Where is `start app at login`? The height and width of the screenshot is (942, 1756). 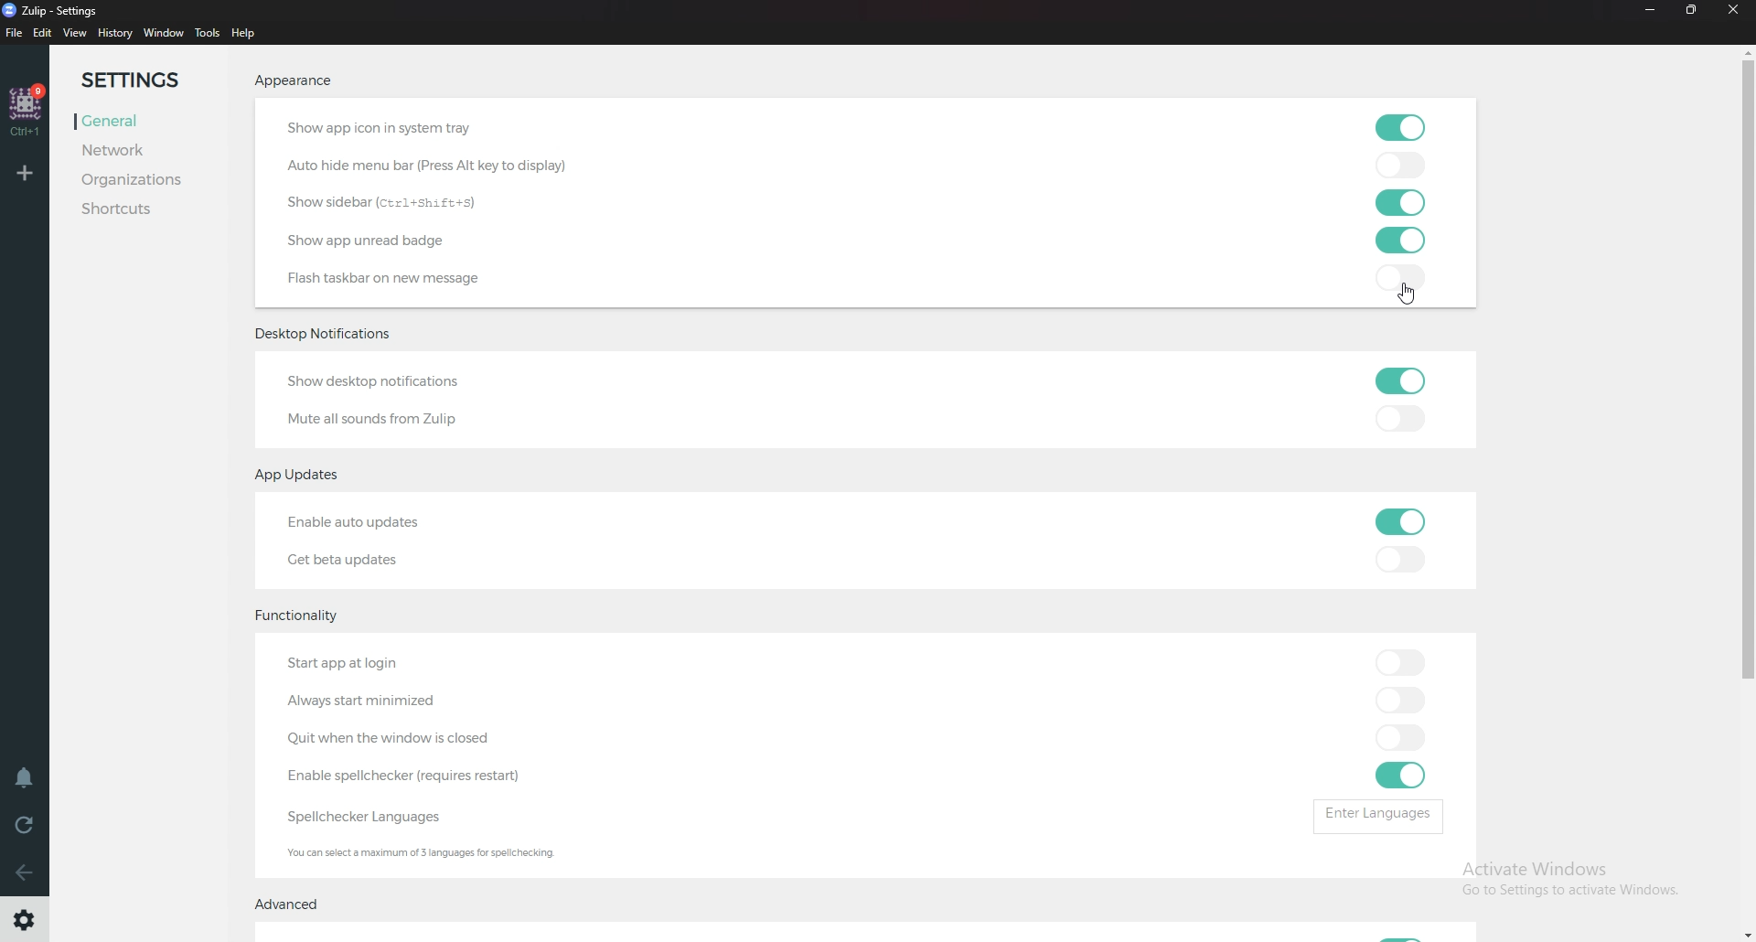 start app at login is located at coordinates (386, 666).